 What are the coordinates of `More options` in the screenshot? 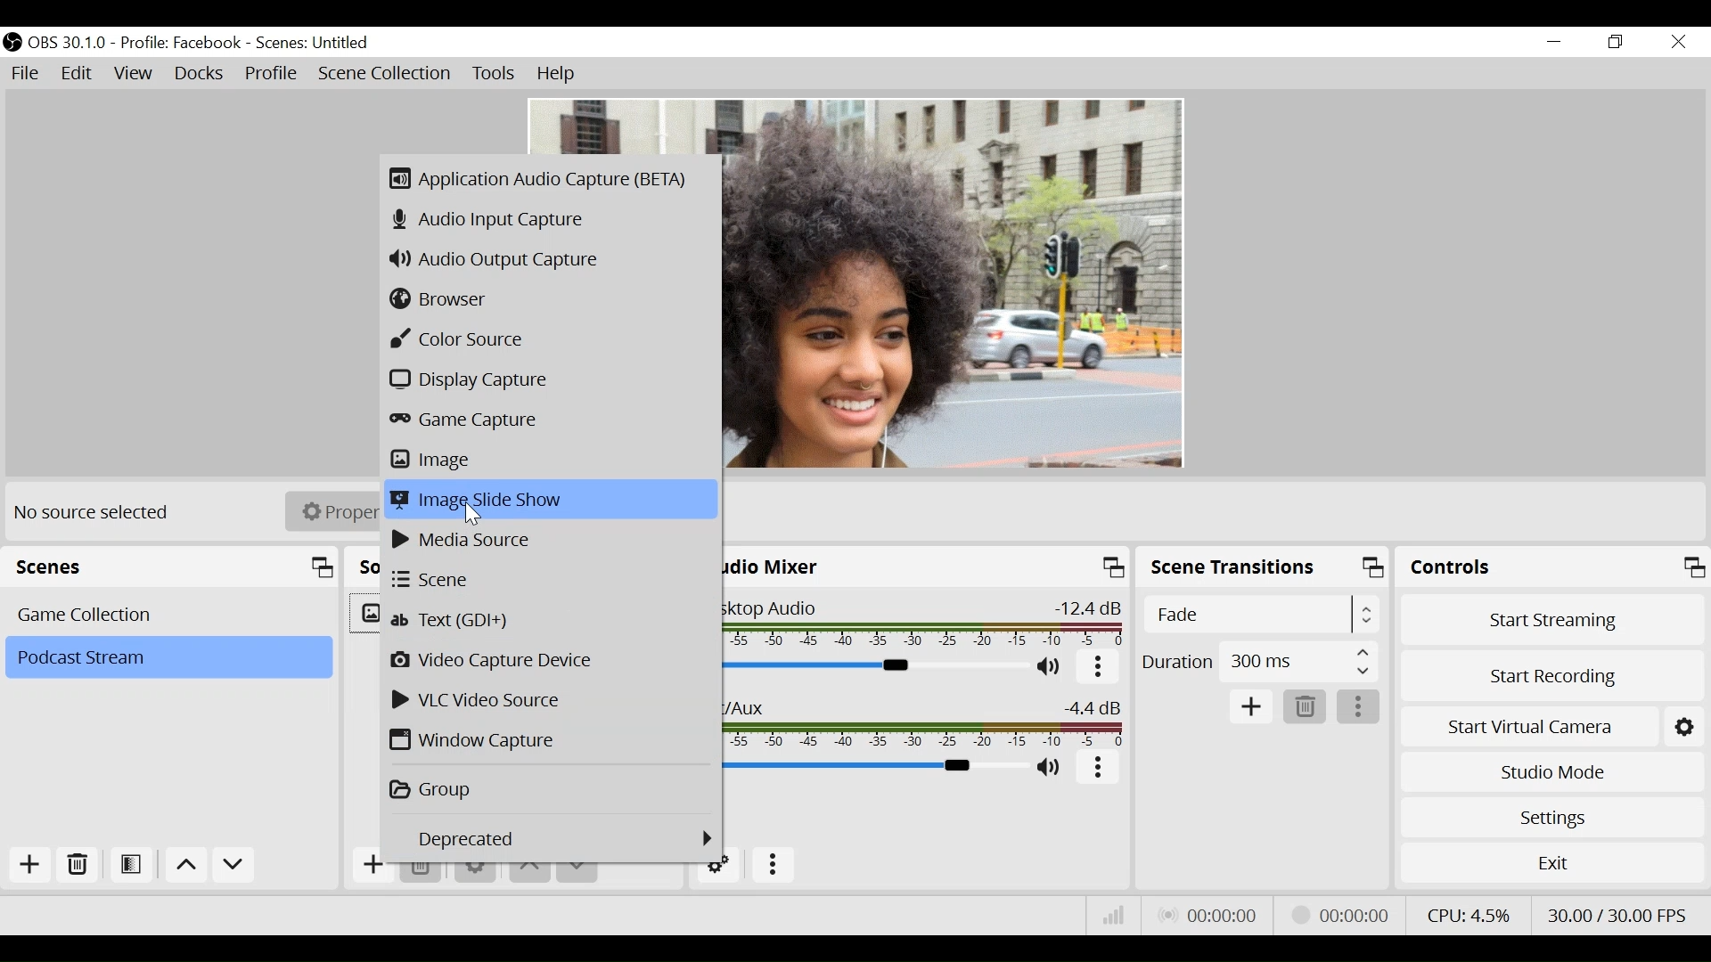 It's located at (1099, 668).